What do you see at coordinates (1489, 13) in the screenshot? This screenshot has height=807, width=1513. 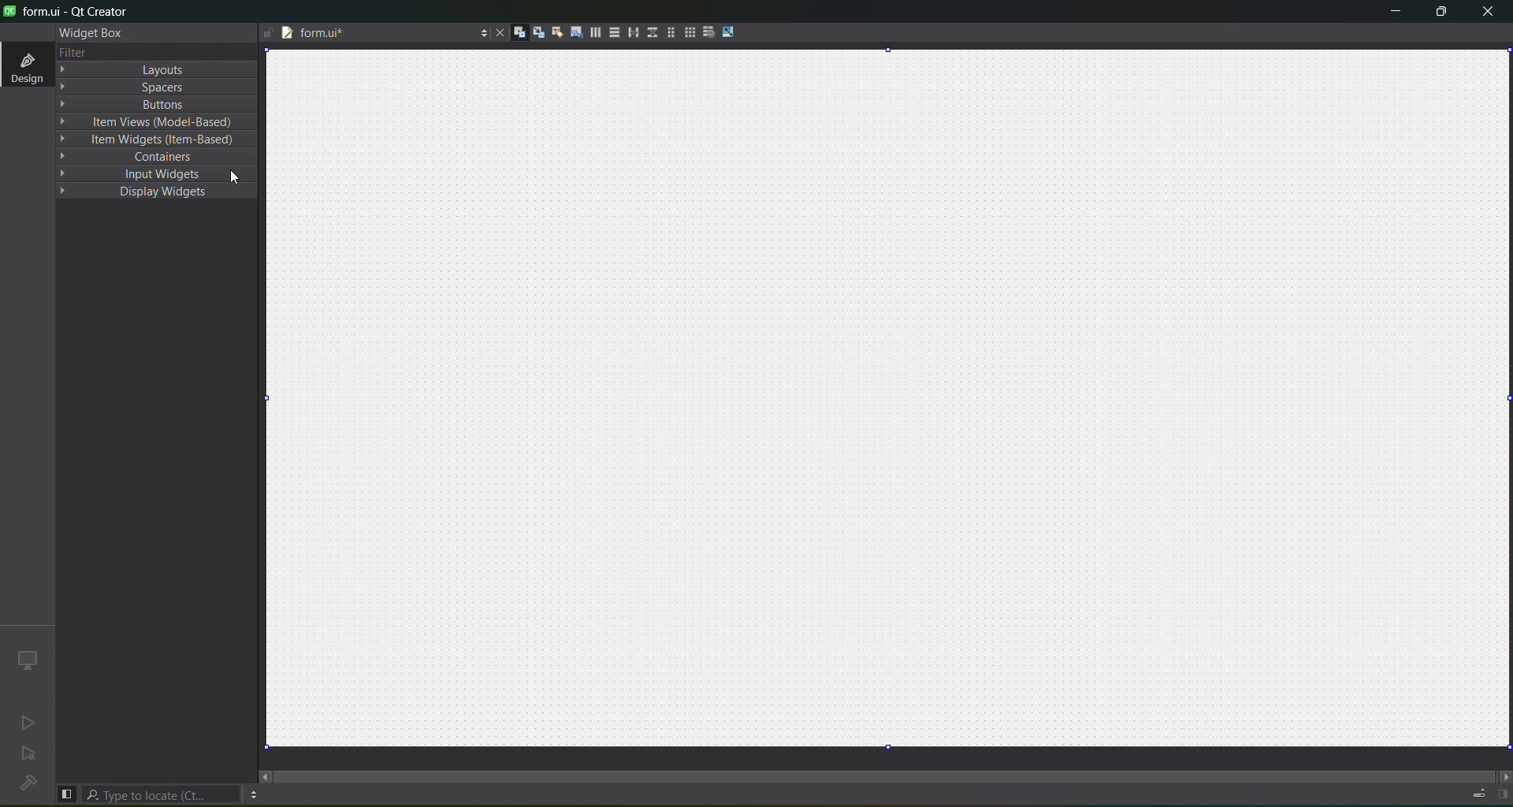 I see `close` at bounding box center [1489, 13].